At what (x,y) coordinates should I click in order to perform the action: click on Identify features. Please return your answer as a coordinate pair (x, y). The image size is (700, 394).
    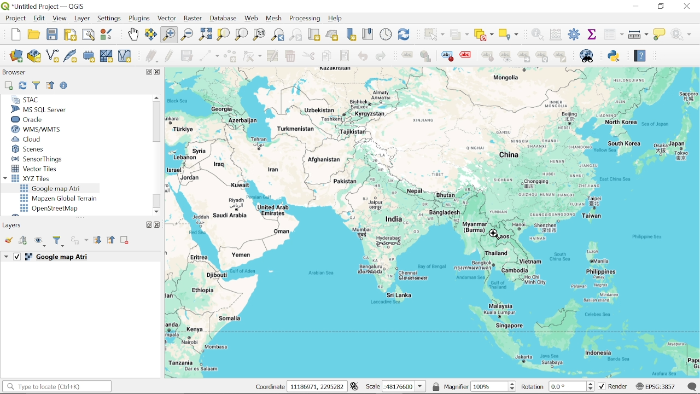
    Looking at the image, I should click on (535, 34).